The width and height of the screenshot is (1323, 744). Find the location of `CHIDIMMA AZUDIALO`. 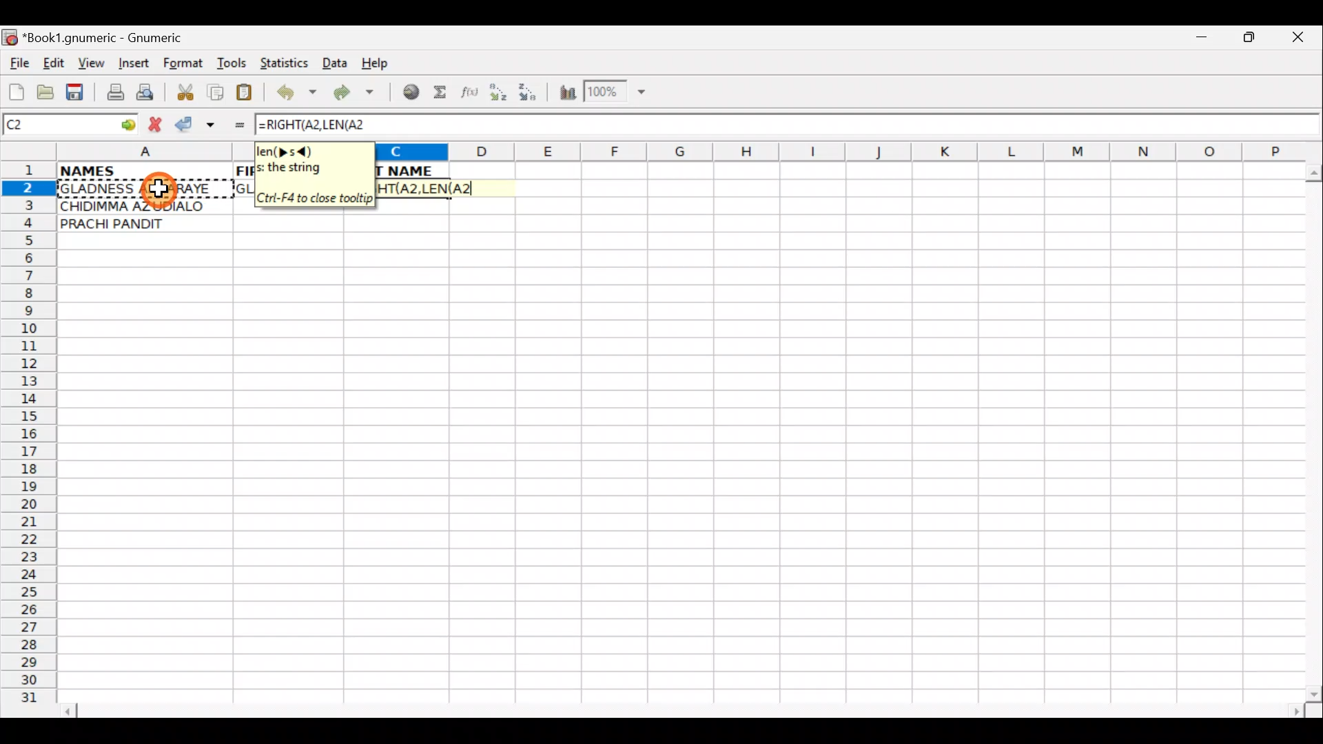

CHIDIMMA AZUDIALO is located at coordinates (136, 205).